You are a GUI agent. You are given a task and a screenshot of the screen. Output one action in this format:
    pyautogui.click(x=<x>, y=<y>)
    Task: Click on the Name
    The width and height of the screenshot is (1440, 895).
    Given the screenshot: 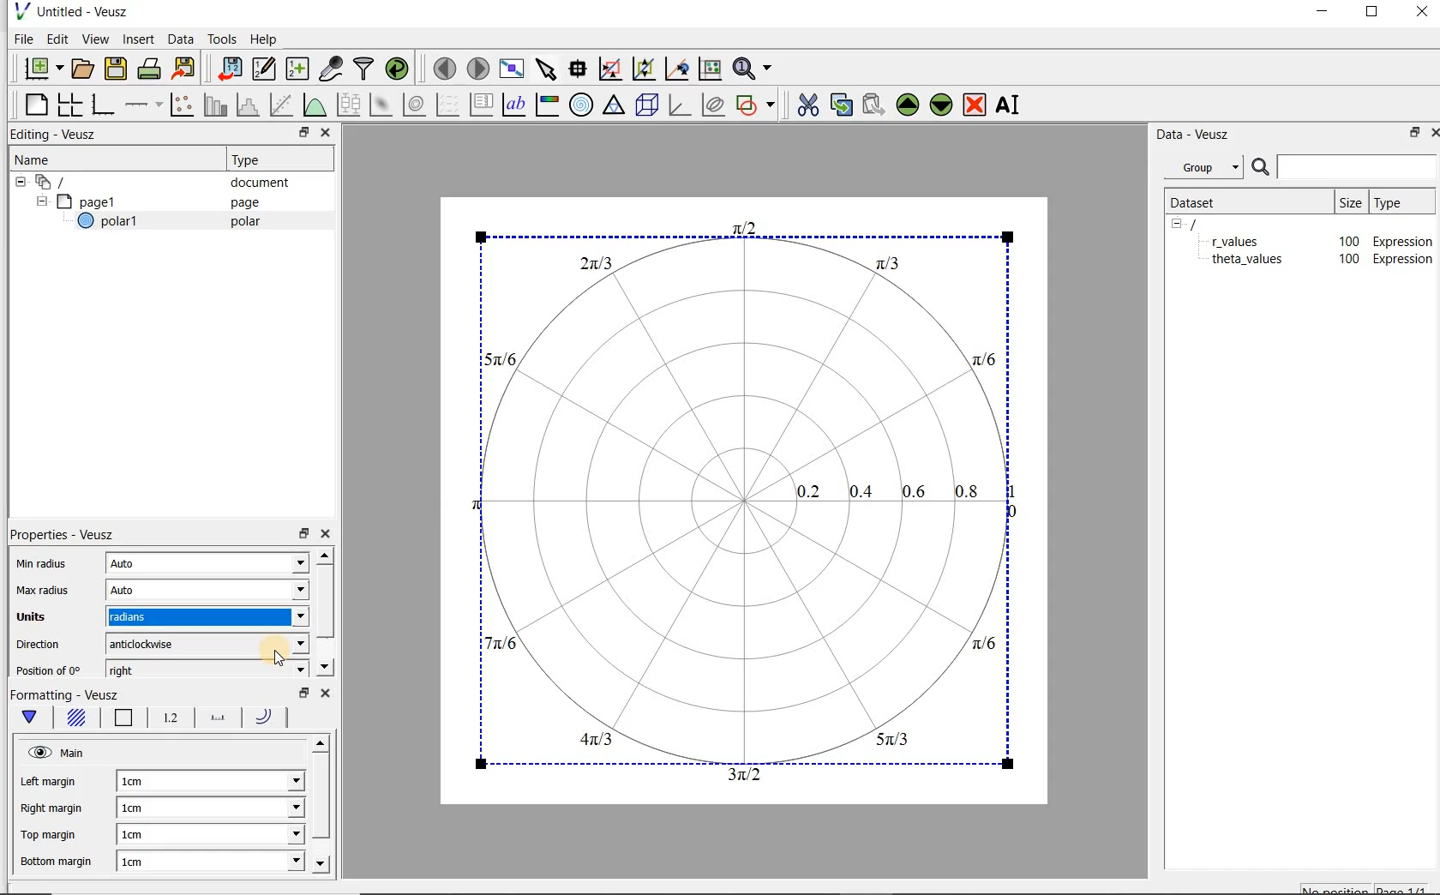 What is the action you would take?
    pyautogui.click(x=38, y=159)
    